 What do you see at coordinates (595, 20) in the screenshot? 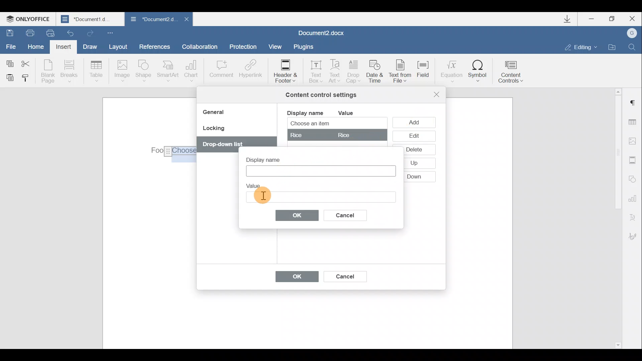
I see `Minimize` at bounding box center [595, 20].